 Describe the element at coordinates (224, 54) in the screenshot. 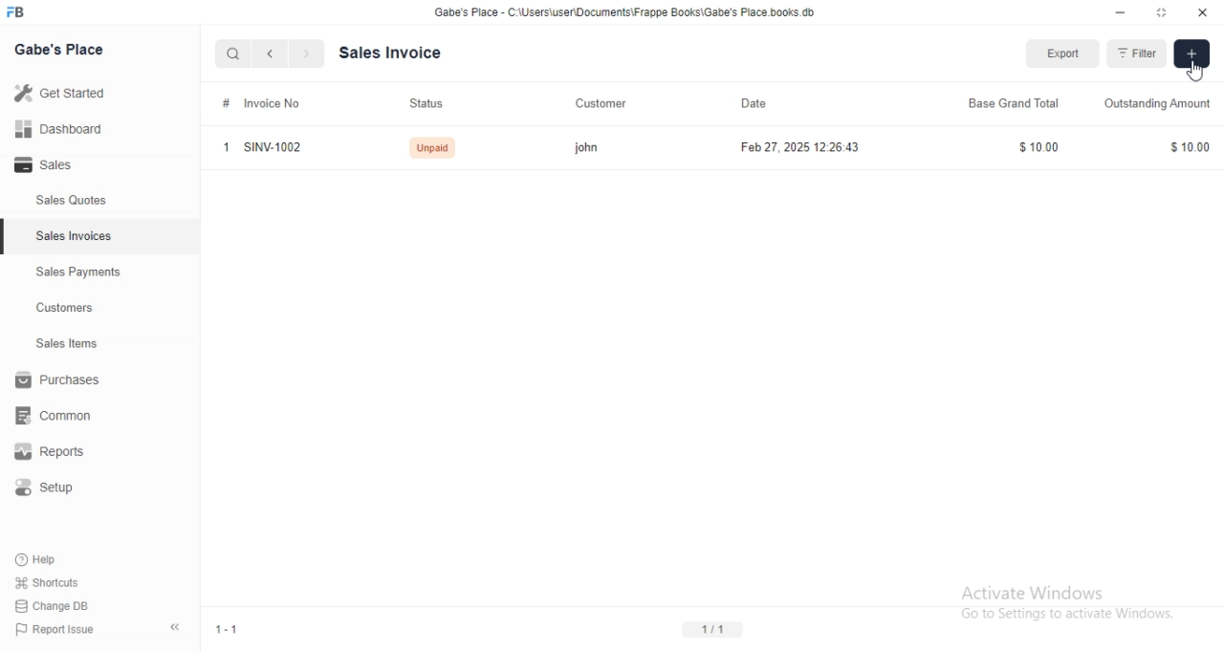

I see `cursor` at that location.